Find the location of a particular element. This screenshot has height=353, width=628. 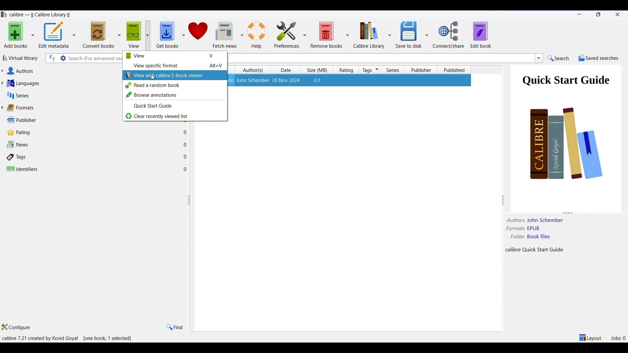

remove books is located at coordinates (325, 35).